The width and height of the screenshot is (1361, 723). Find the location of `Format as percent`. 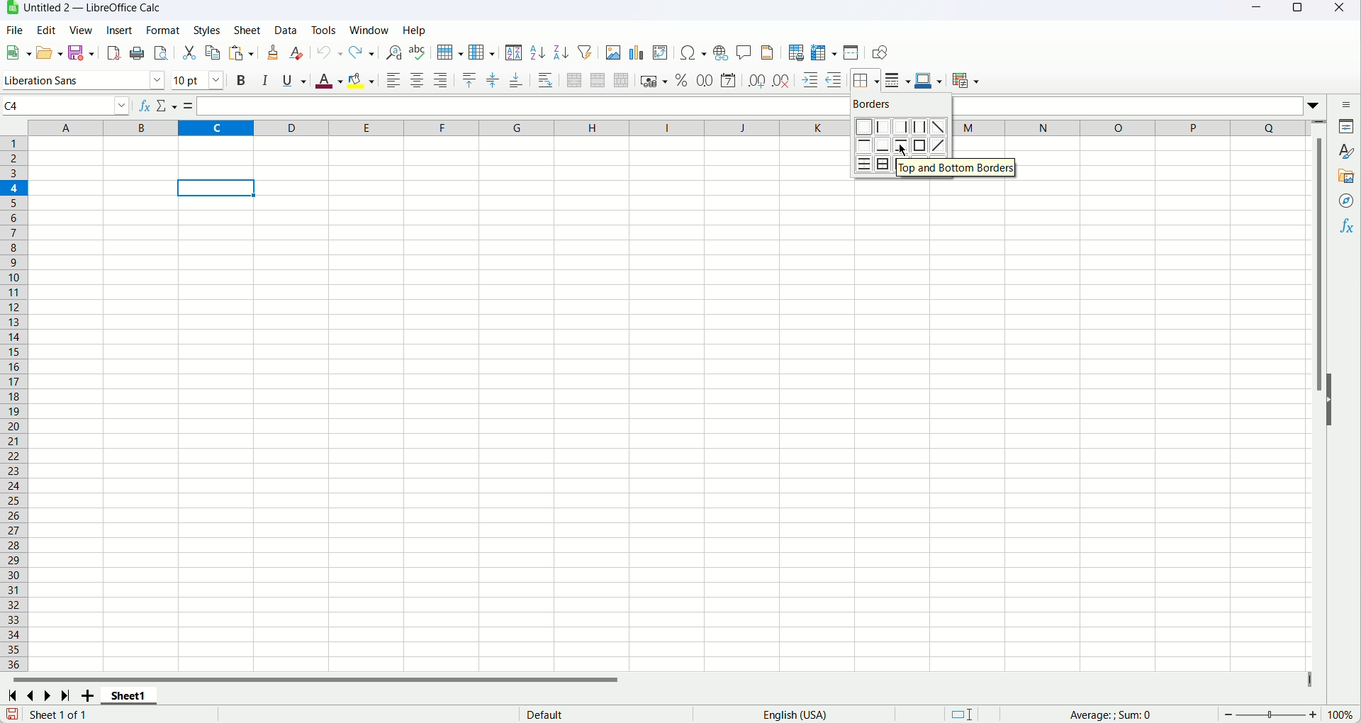

Format as percent is located at coordinates (683, 81).